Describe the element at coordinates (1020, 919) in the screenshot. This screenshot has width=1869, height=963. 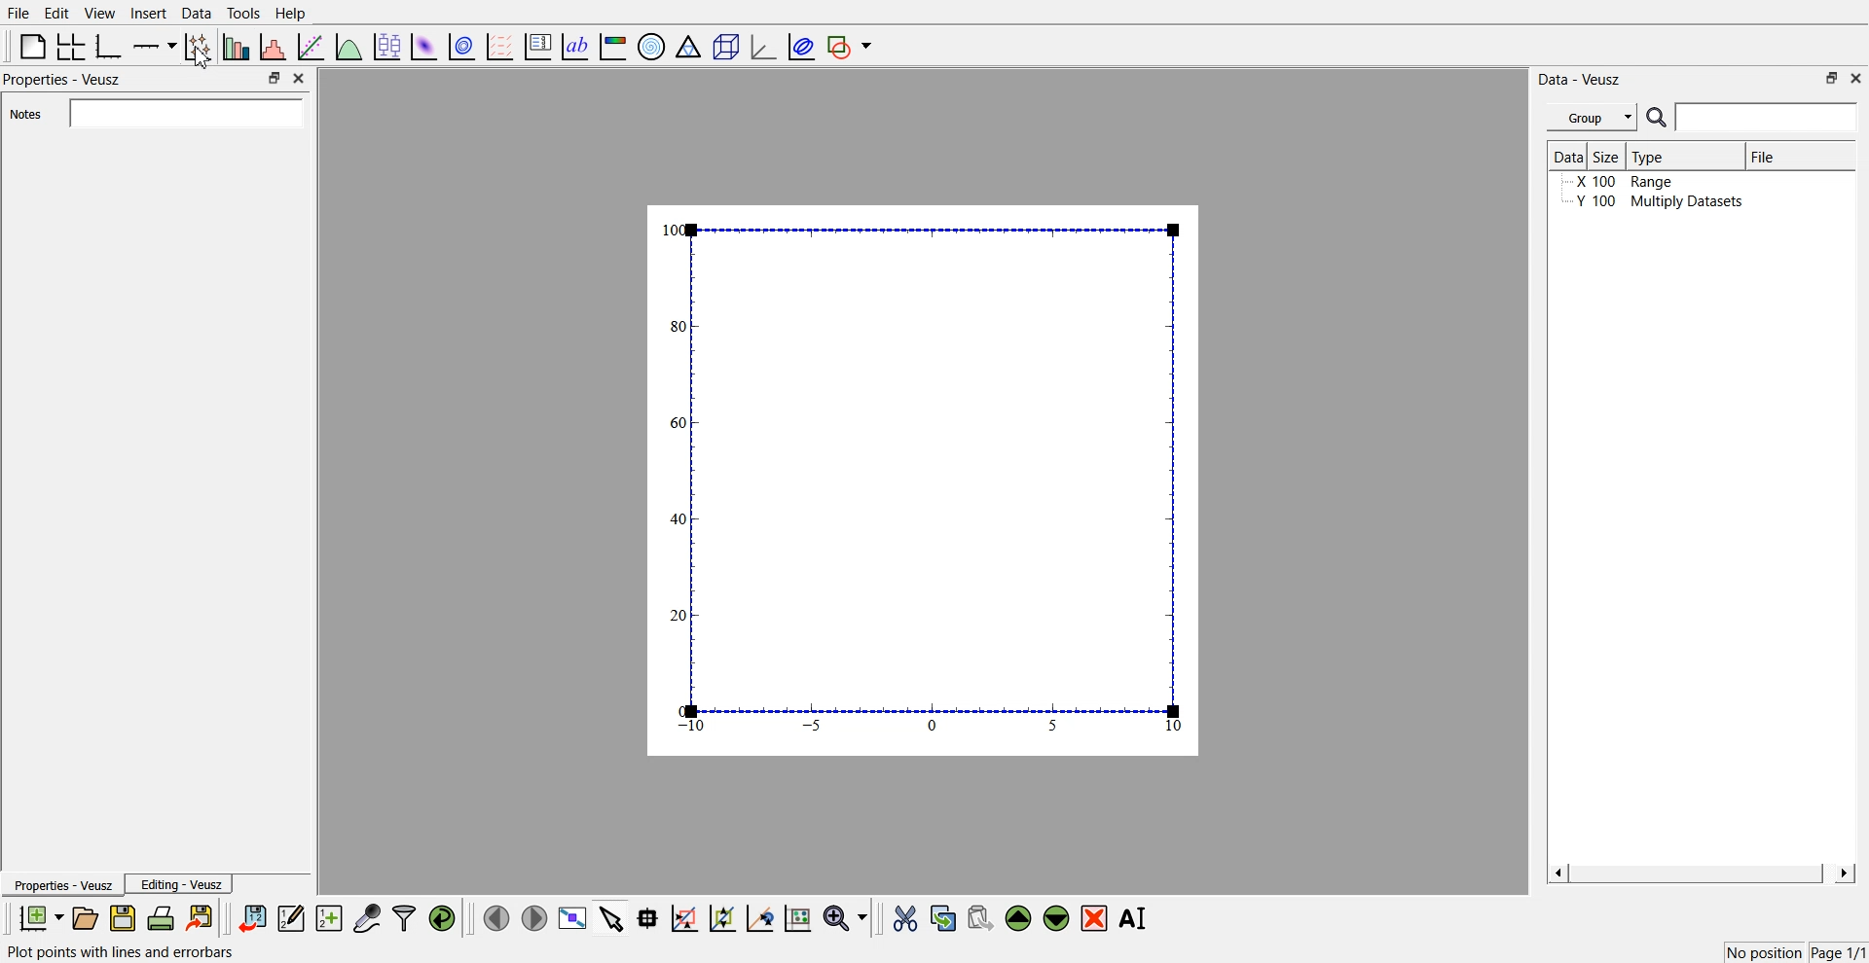
I see `move the selected widgets up` at that location.